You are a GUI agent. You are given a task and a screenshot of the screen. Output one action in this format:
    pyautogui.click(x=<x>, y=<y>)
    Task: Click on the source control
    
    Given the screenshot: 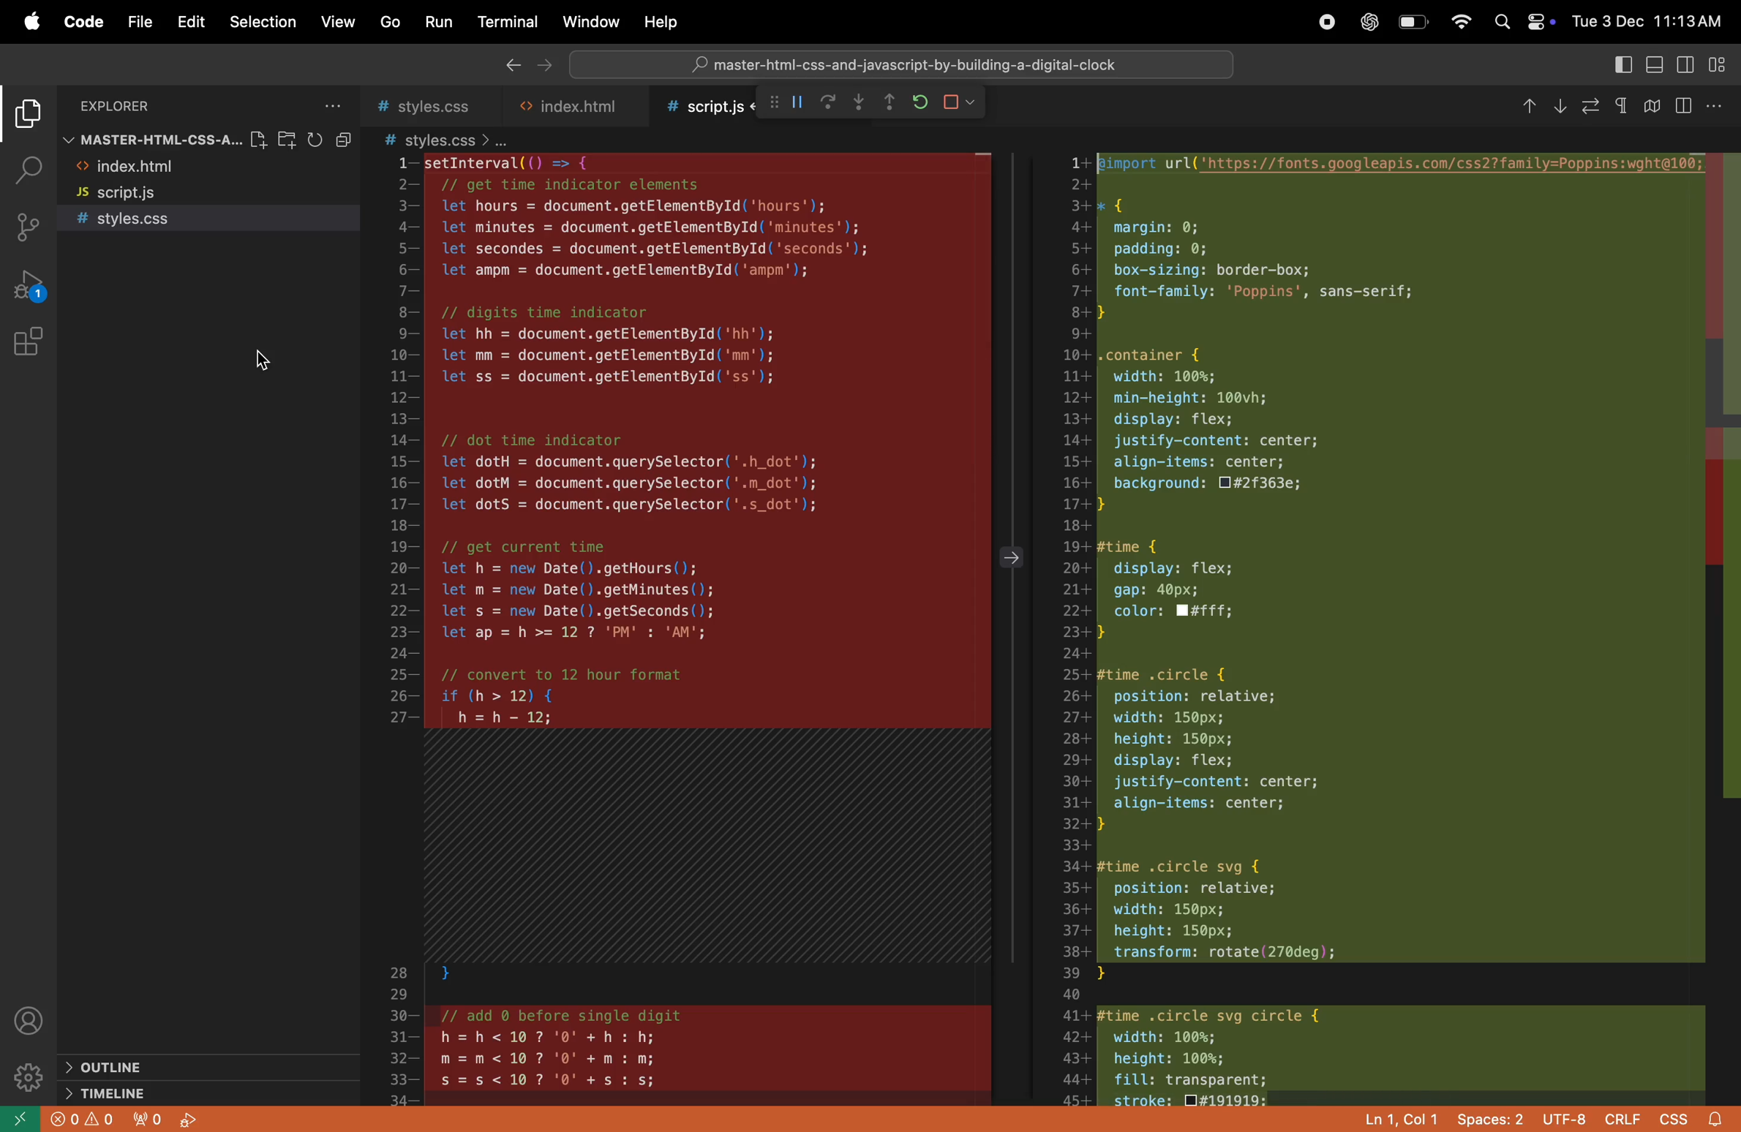 What is the action you would take?
    pyautogui.click(x=28, y=227)
    